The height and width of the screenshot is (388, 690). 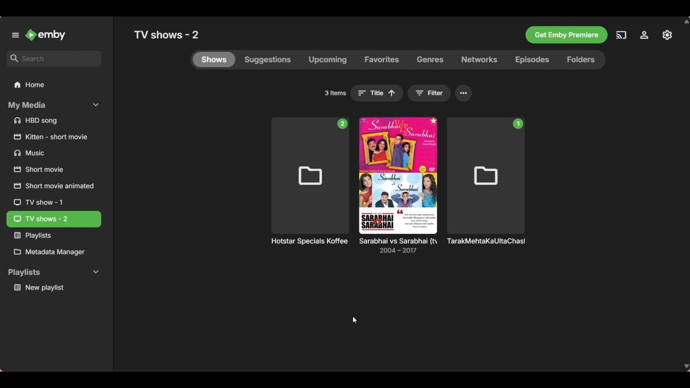 What do you see at coordinates (518, 124) in the screenshot?
I see `Number of files in folder` at bounding box center [518, 124].